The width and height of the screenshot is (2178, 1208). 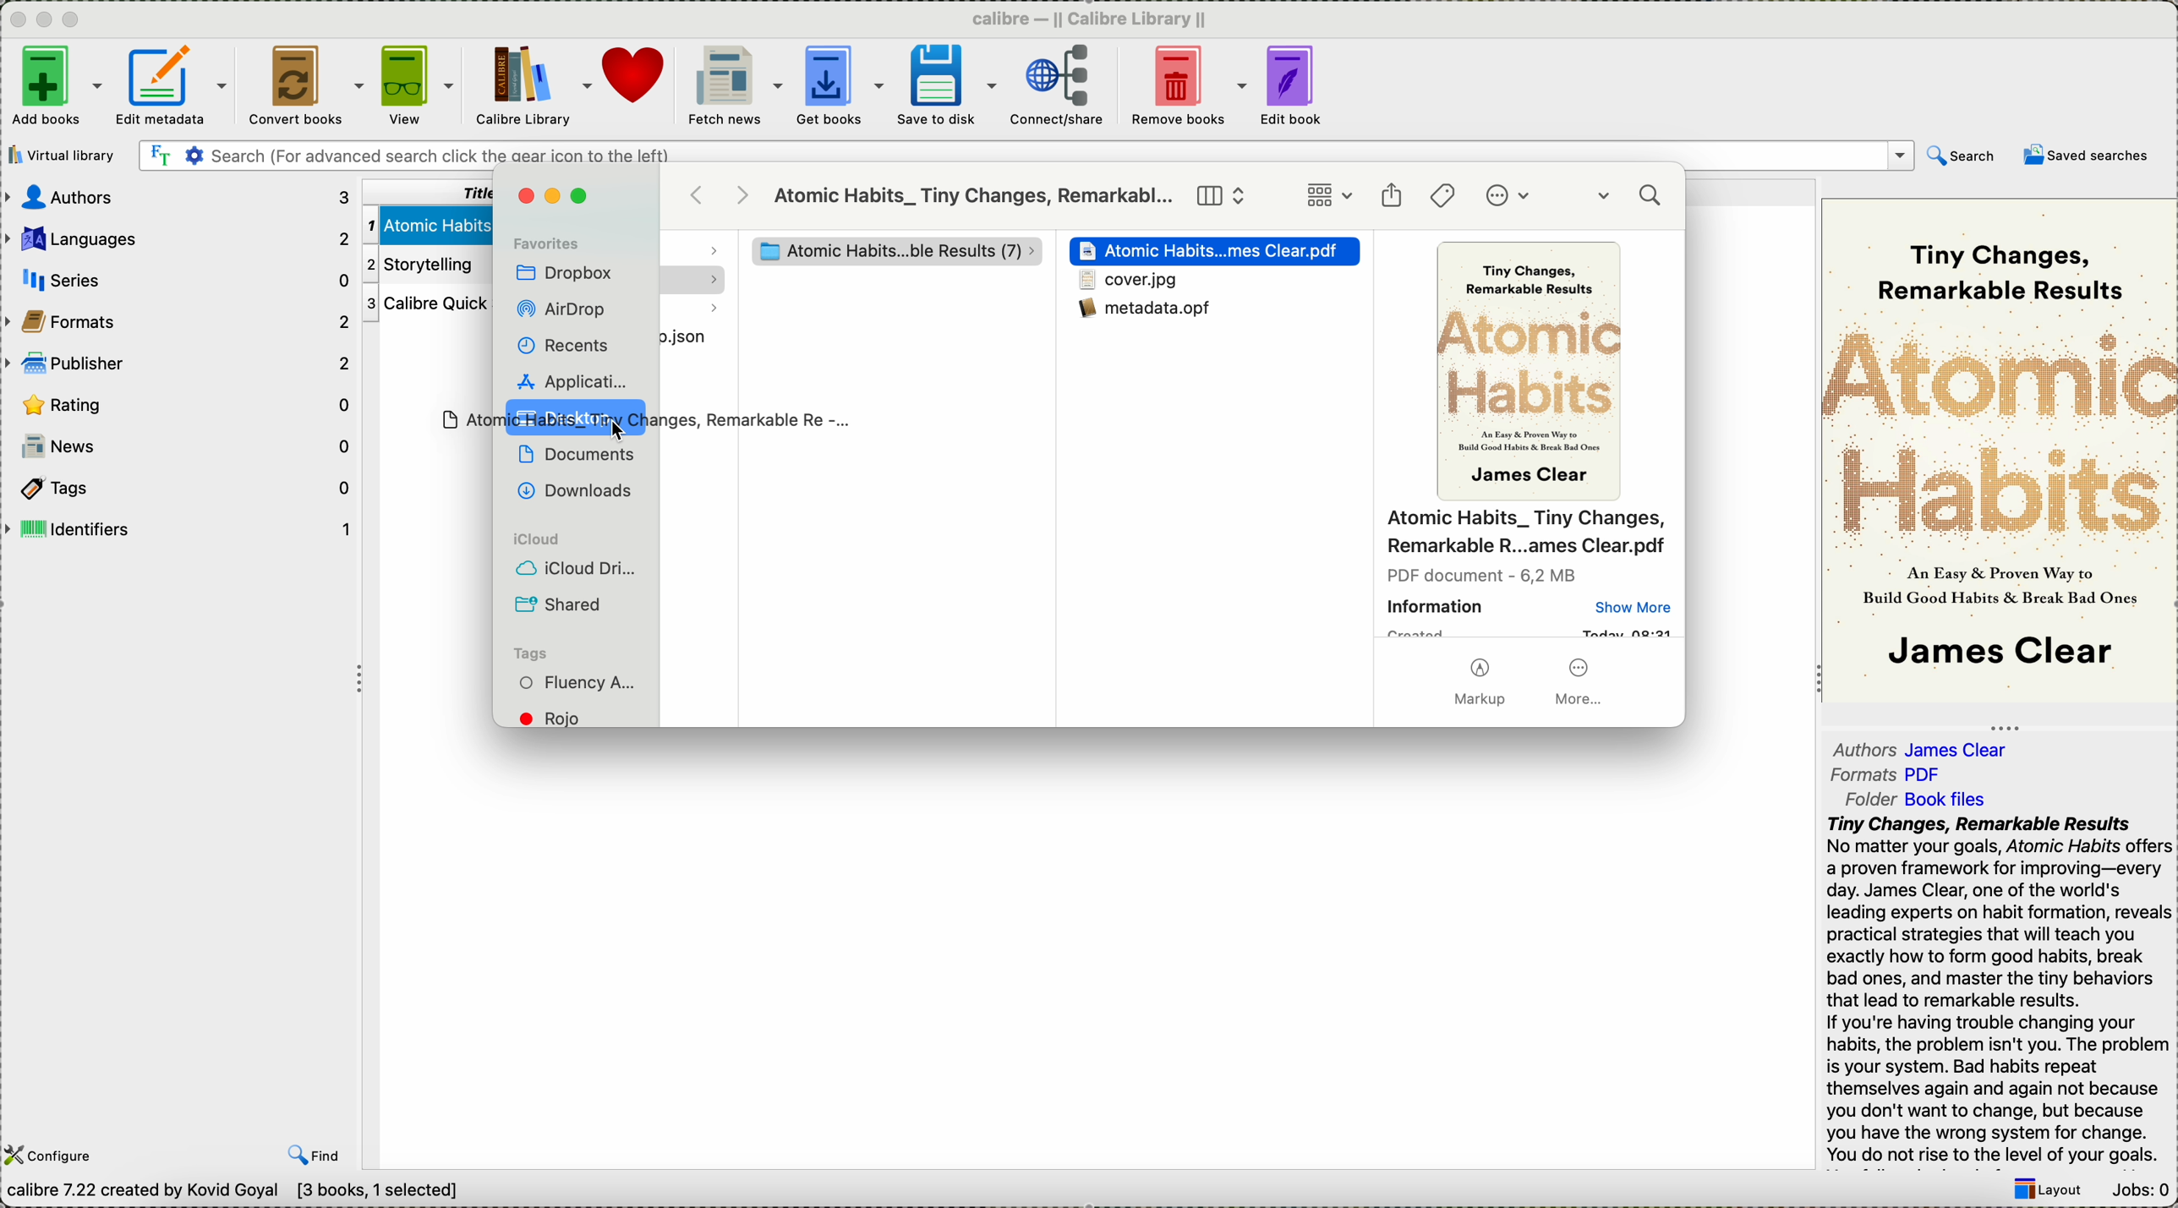 I want to click on Dropbox, so click(x=566, y=275).